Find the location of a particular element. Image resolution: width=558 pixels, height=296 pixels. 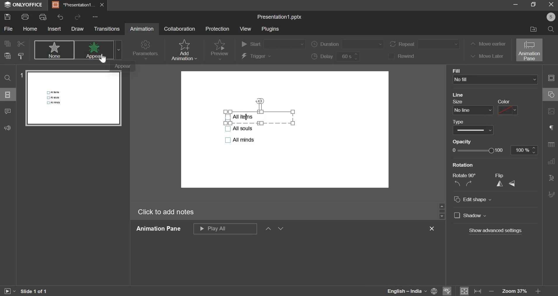

redo is located at coordinates (77, 16).